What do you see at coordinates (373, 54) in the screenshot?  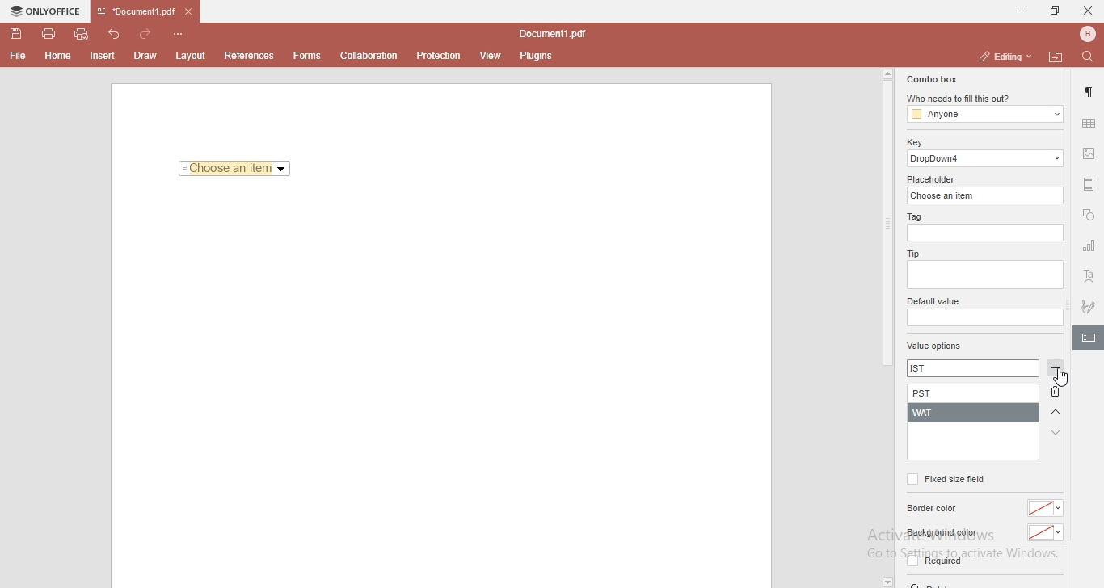 I see `collaboration` at bounding box center [373, 54].